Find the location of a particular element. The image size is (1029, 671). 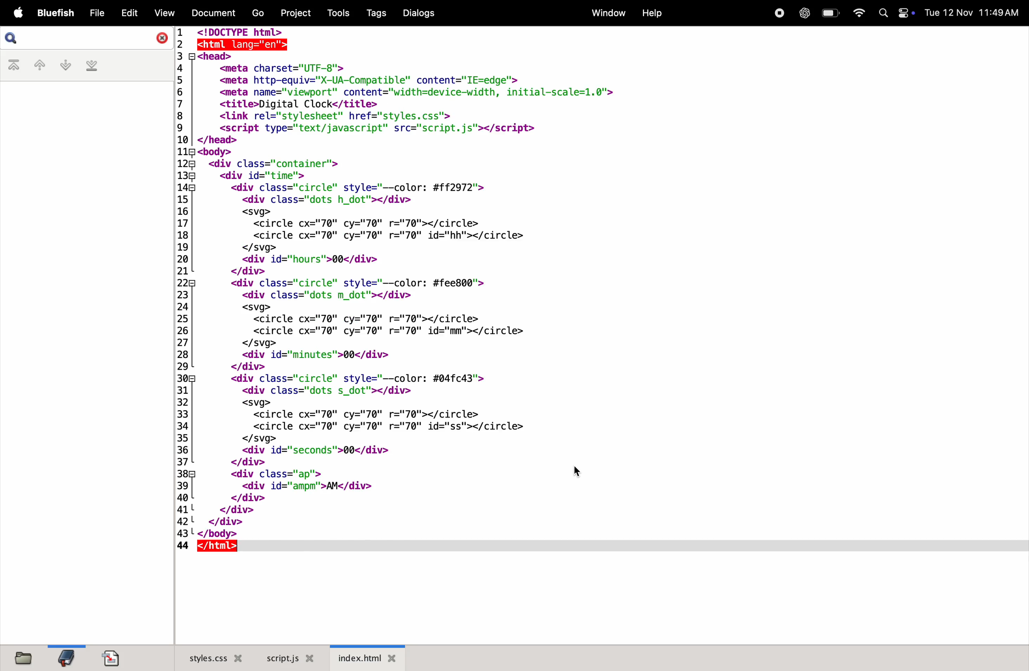

file is located at coordinates (96, 13).